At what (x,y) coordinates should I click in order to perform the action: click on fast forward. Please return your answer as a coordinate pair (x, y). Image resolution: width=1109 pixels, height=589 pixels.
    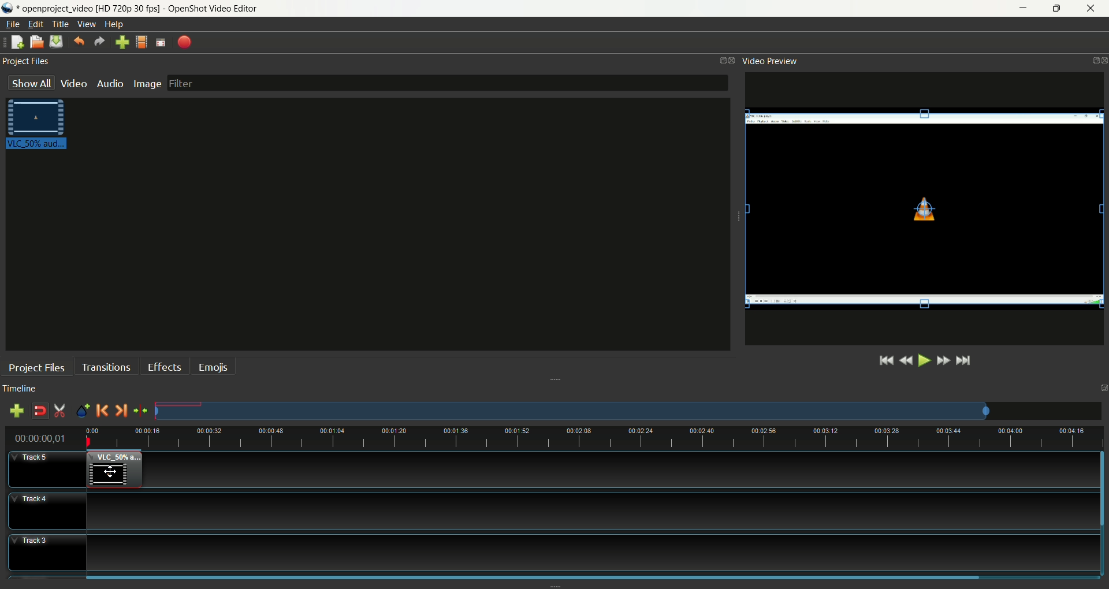
    Looking at the image, I should click on (946, 362).